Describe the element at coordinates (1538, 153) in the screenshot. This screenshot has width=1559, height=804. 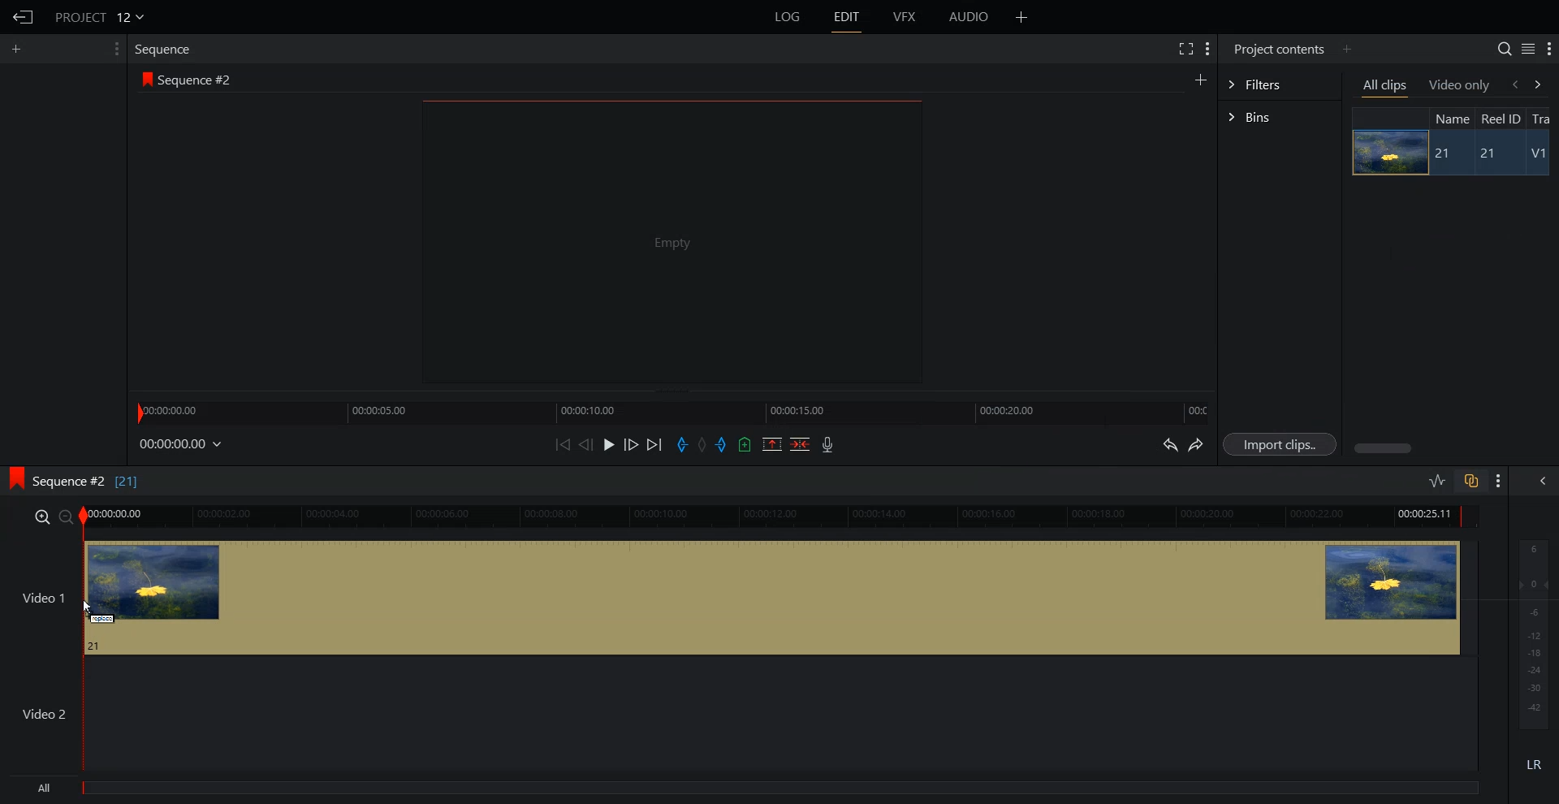
I see `V1` at that location.